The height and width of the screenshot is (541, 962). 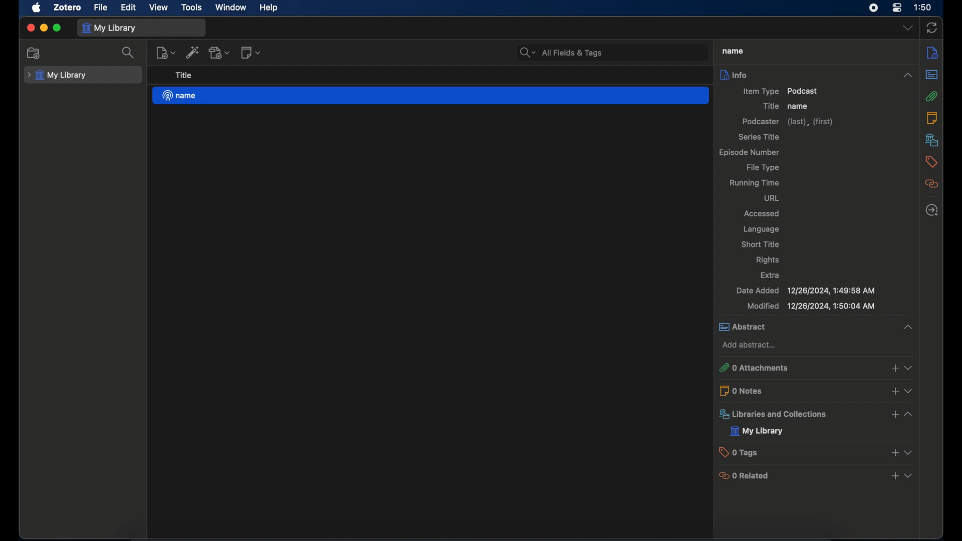 What do you see at coordinates (931, 162) in the screenshot?
I see `tags` at bounding box center [931, 162].